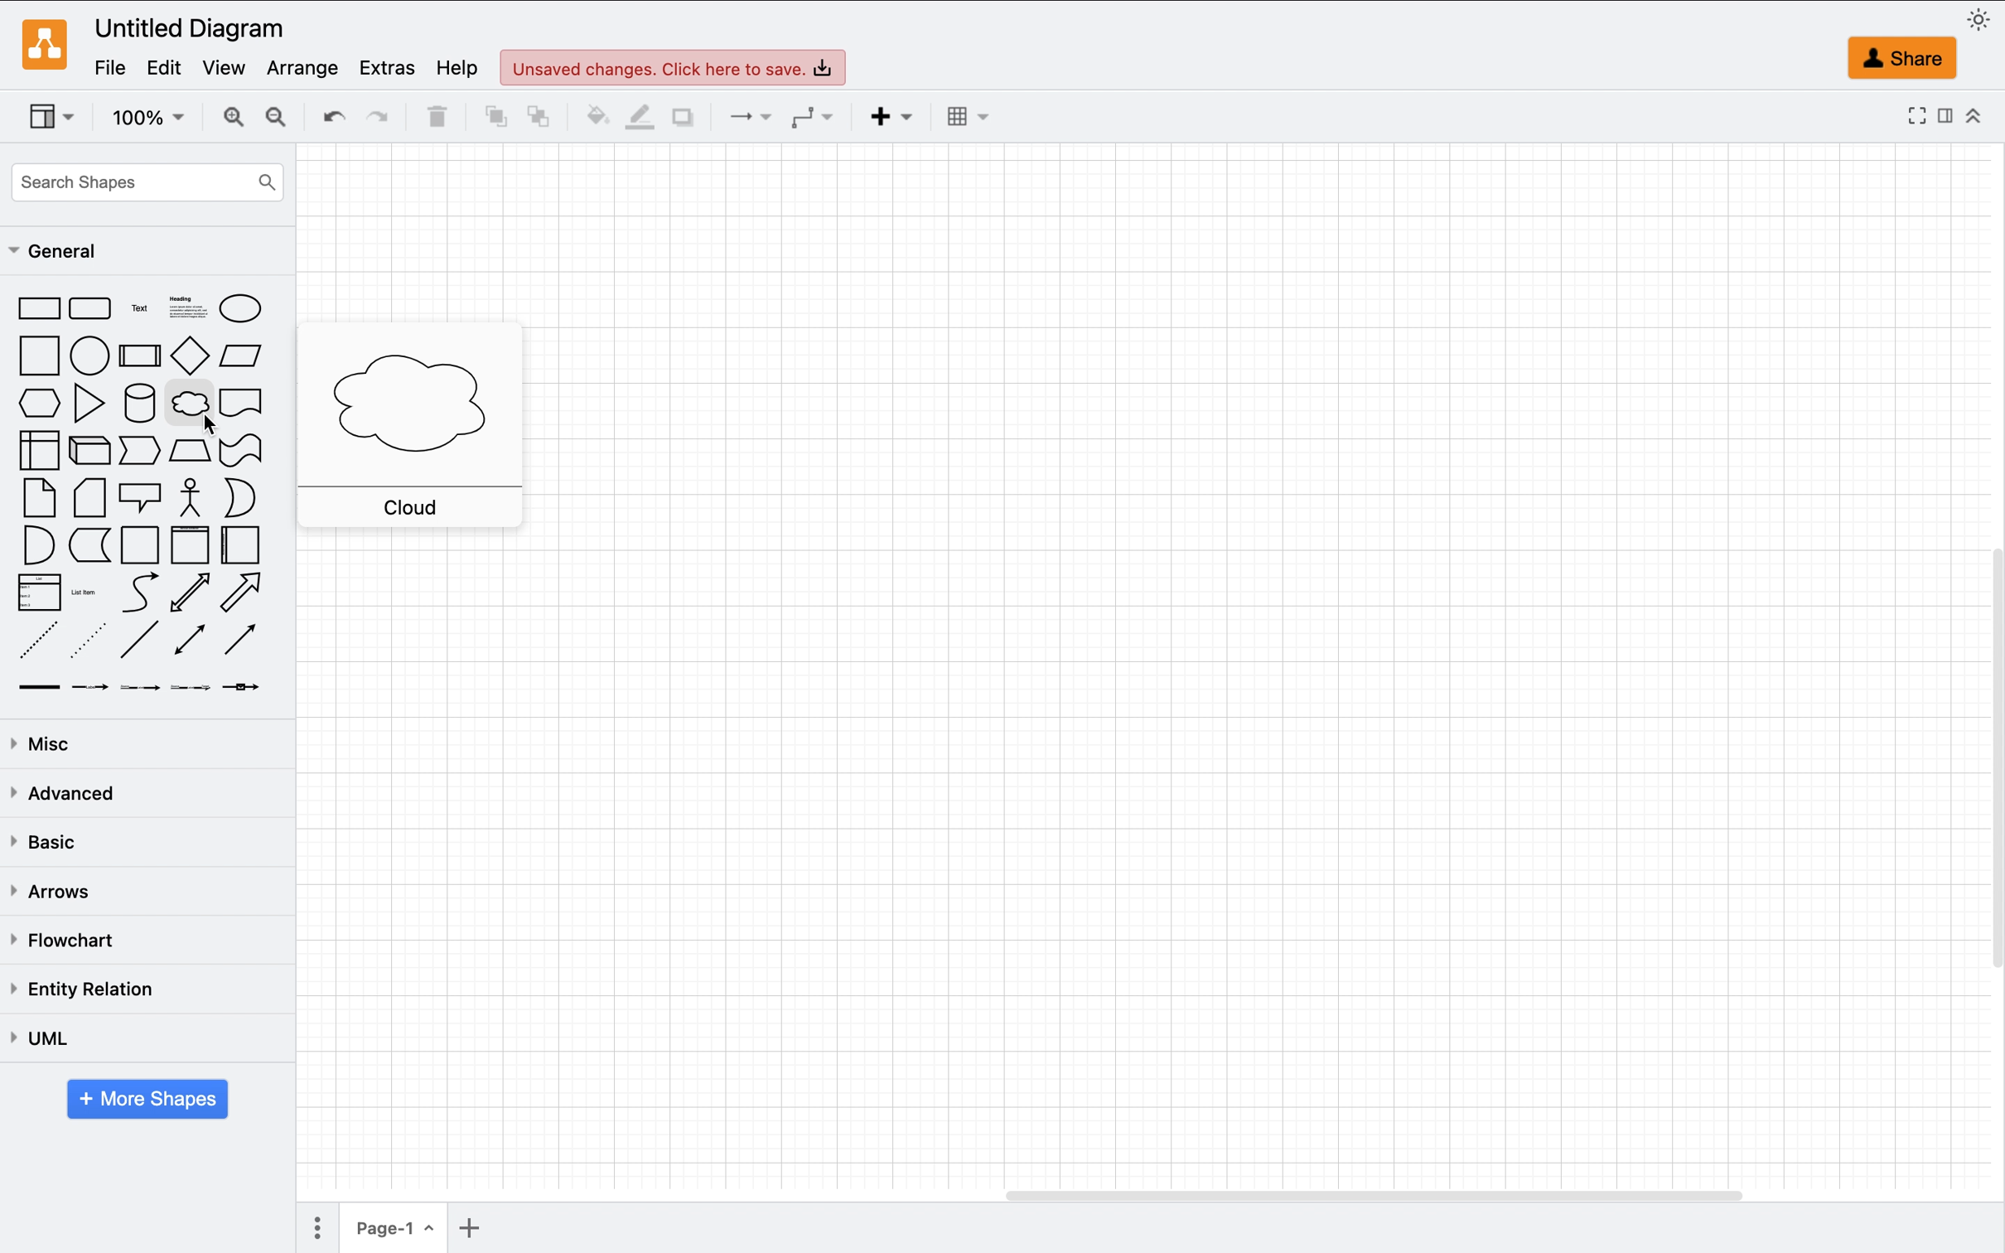  What do you see at coordinates (56, 743) in the screenshot?
I see `misc` at bounding box center [56, 743].